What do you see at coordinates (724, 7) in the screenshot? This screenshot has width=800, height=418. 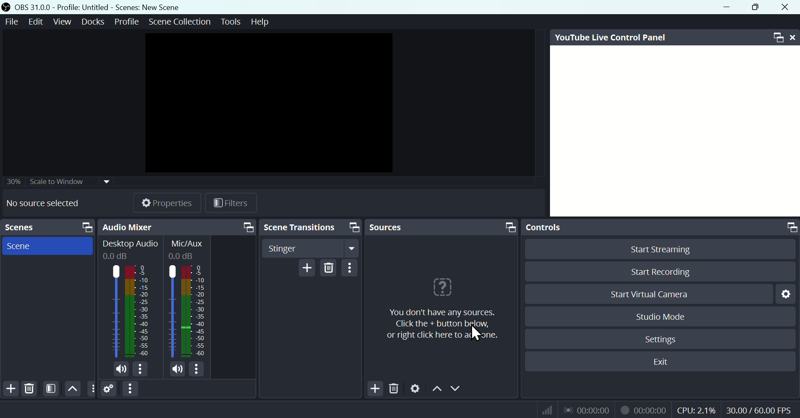 I see `minimise` at bounding box center [724, 7].